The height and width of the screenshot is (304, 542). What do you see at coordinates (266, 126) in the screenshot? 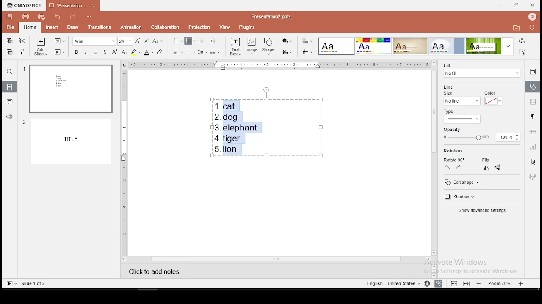
I see `text box` at bounding box center [266, 126].